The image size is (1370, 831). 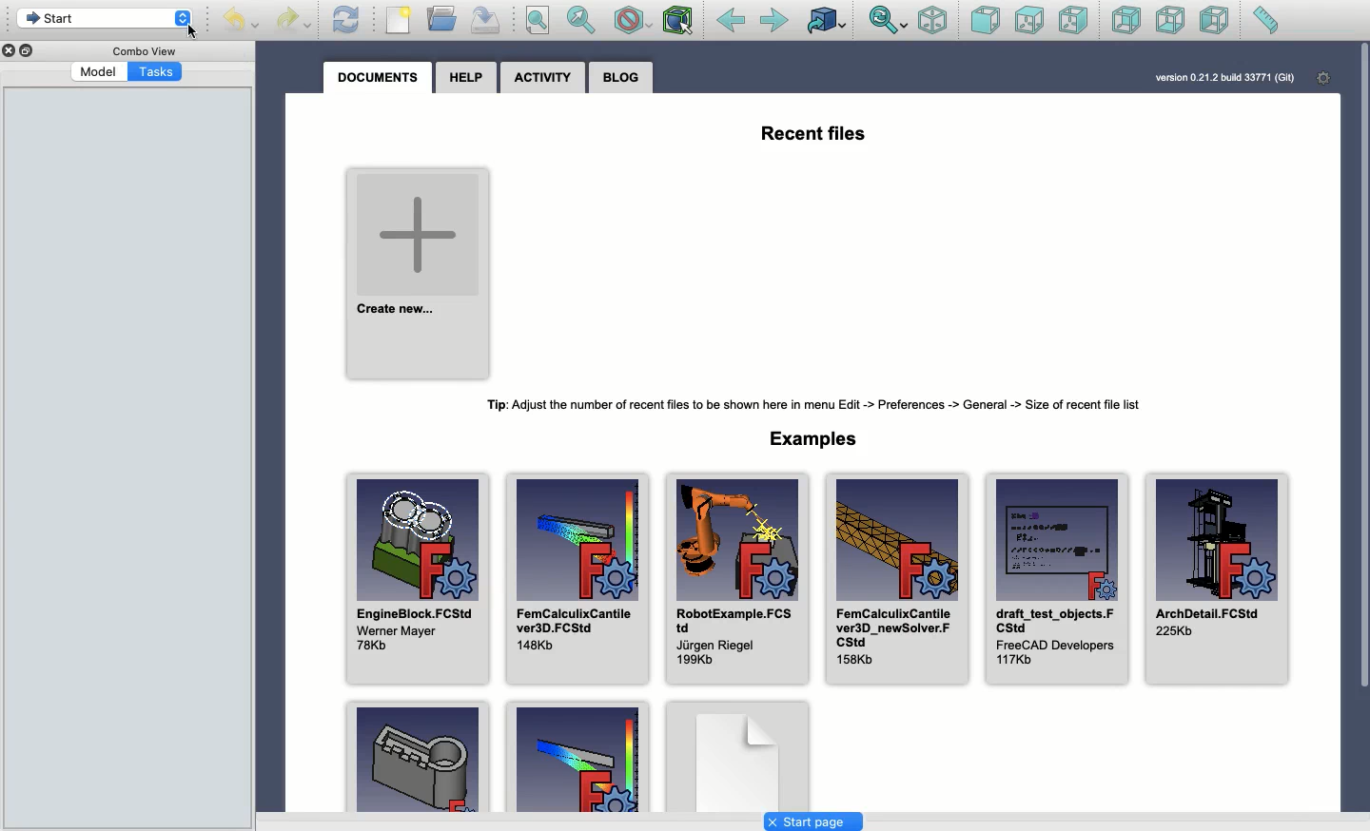 What do you see at coordinates (812, 822) in the screenshot?
I see `Start page` at bounding box center [812, 822].